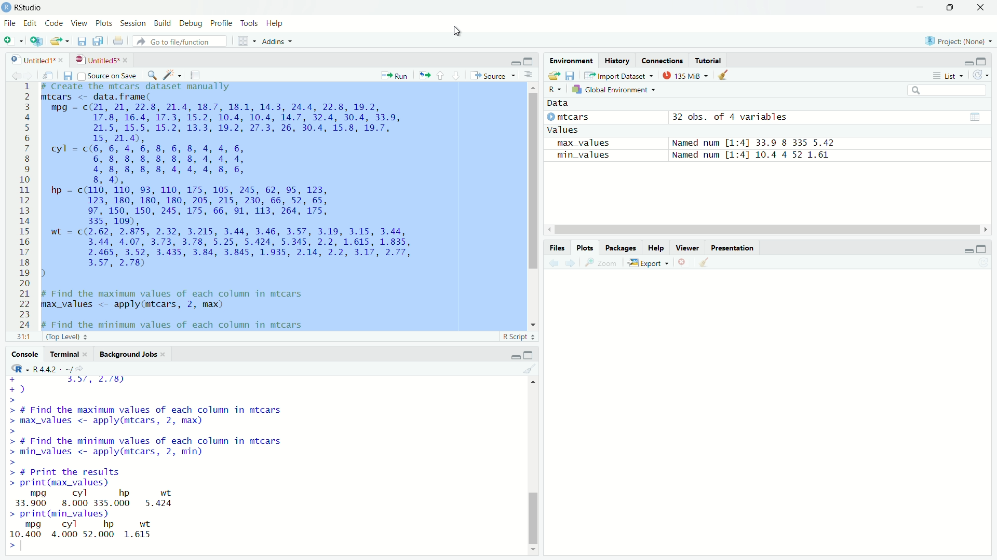 This screenshot has width=997, height=560. I want to click on maximise, so click(980, 247).